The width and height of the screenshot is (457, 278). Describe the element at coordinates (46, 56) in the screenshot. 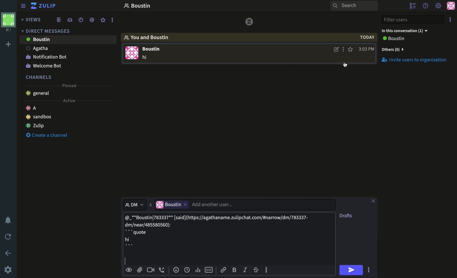

I see `Notification bot` at that location.